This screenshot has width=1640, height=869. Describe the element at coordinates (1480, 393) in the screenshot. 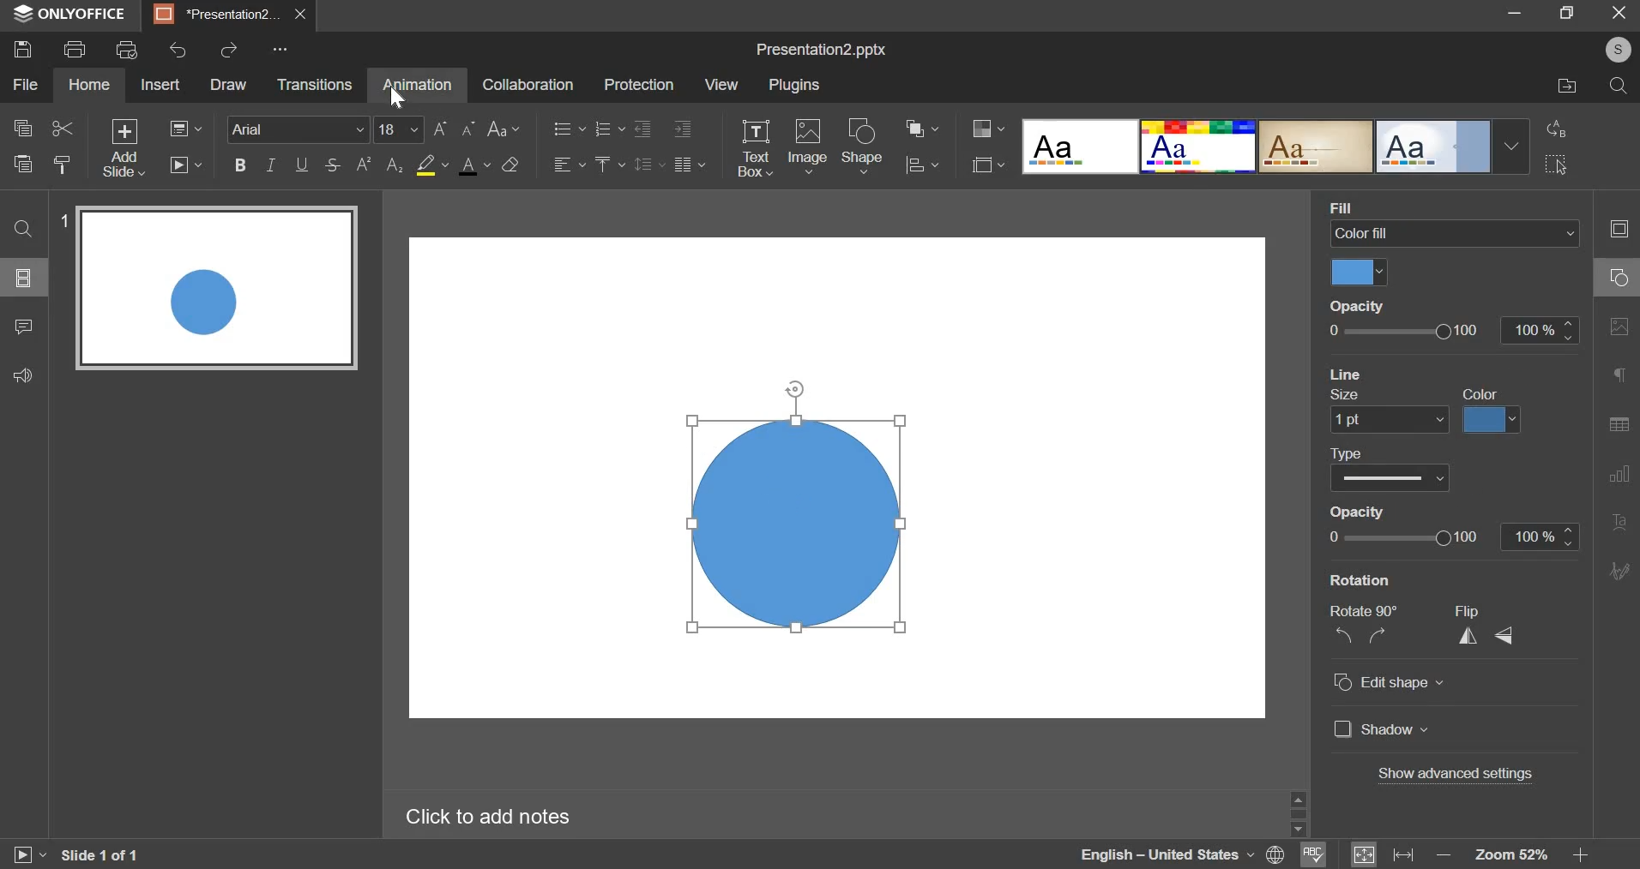

I see `color fill` at that location.